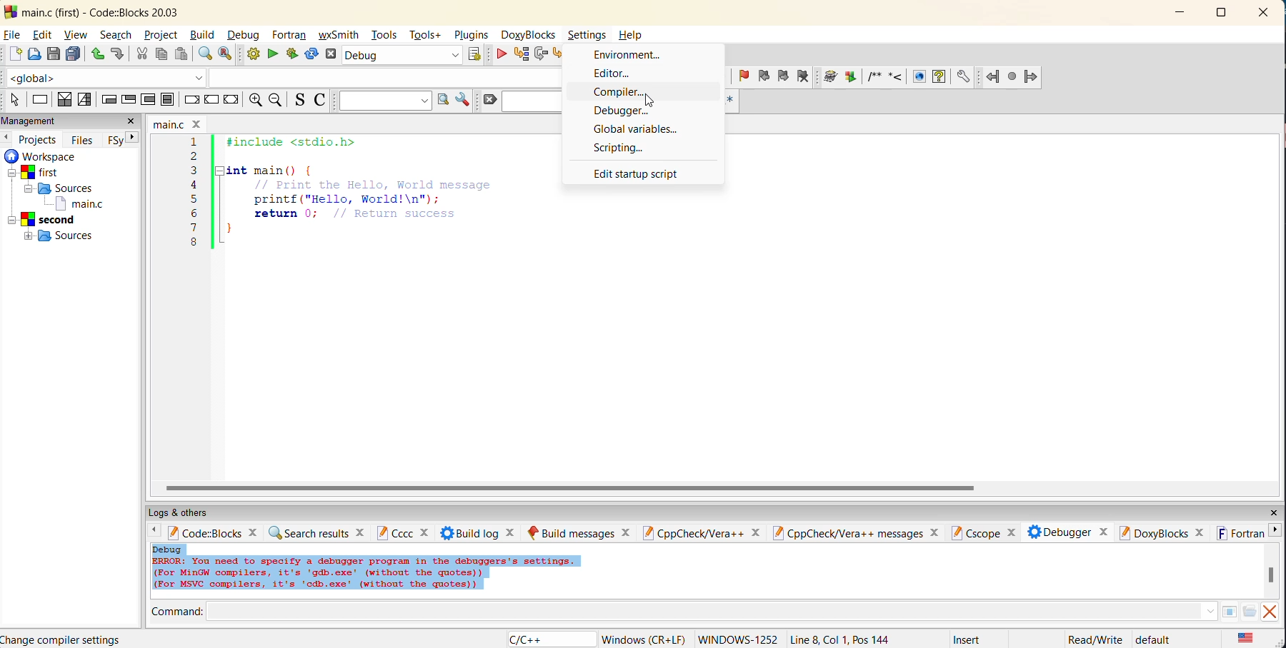 This screenshot has height=648, width=1286. Describe the element at coordinates (85, 139) in the screenshot. I see `files` at that location.